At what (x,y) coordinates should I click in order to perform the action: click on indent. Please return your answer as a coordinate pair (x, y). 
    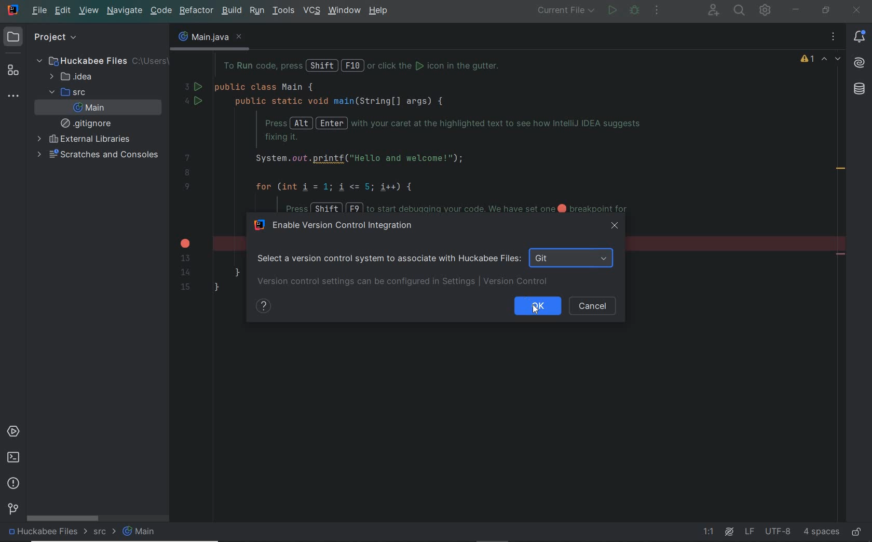
    Looking at the image, I should click on (820, 532).